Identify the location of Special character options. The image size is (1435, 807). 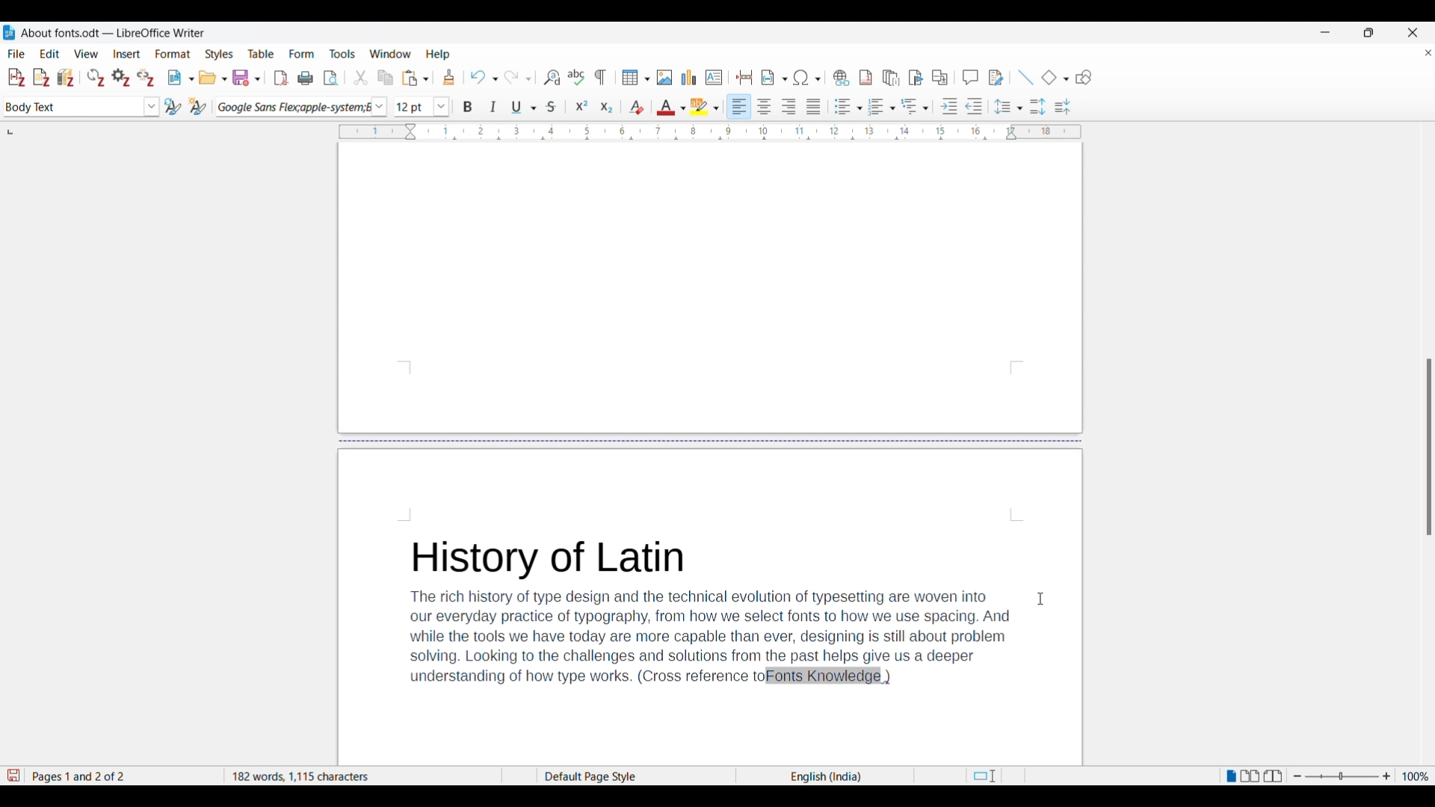
(807, 77).